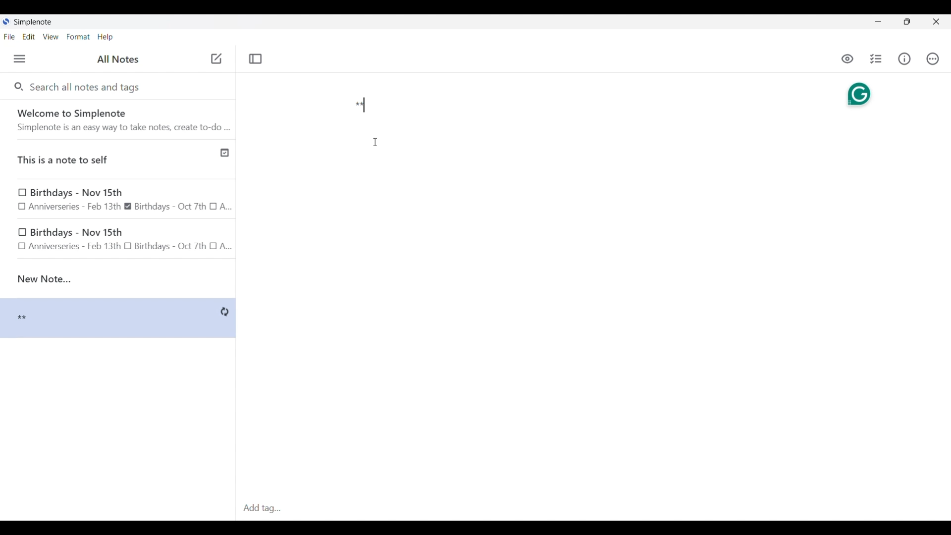  I want to click on Typing in more text, so click(365, 105).